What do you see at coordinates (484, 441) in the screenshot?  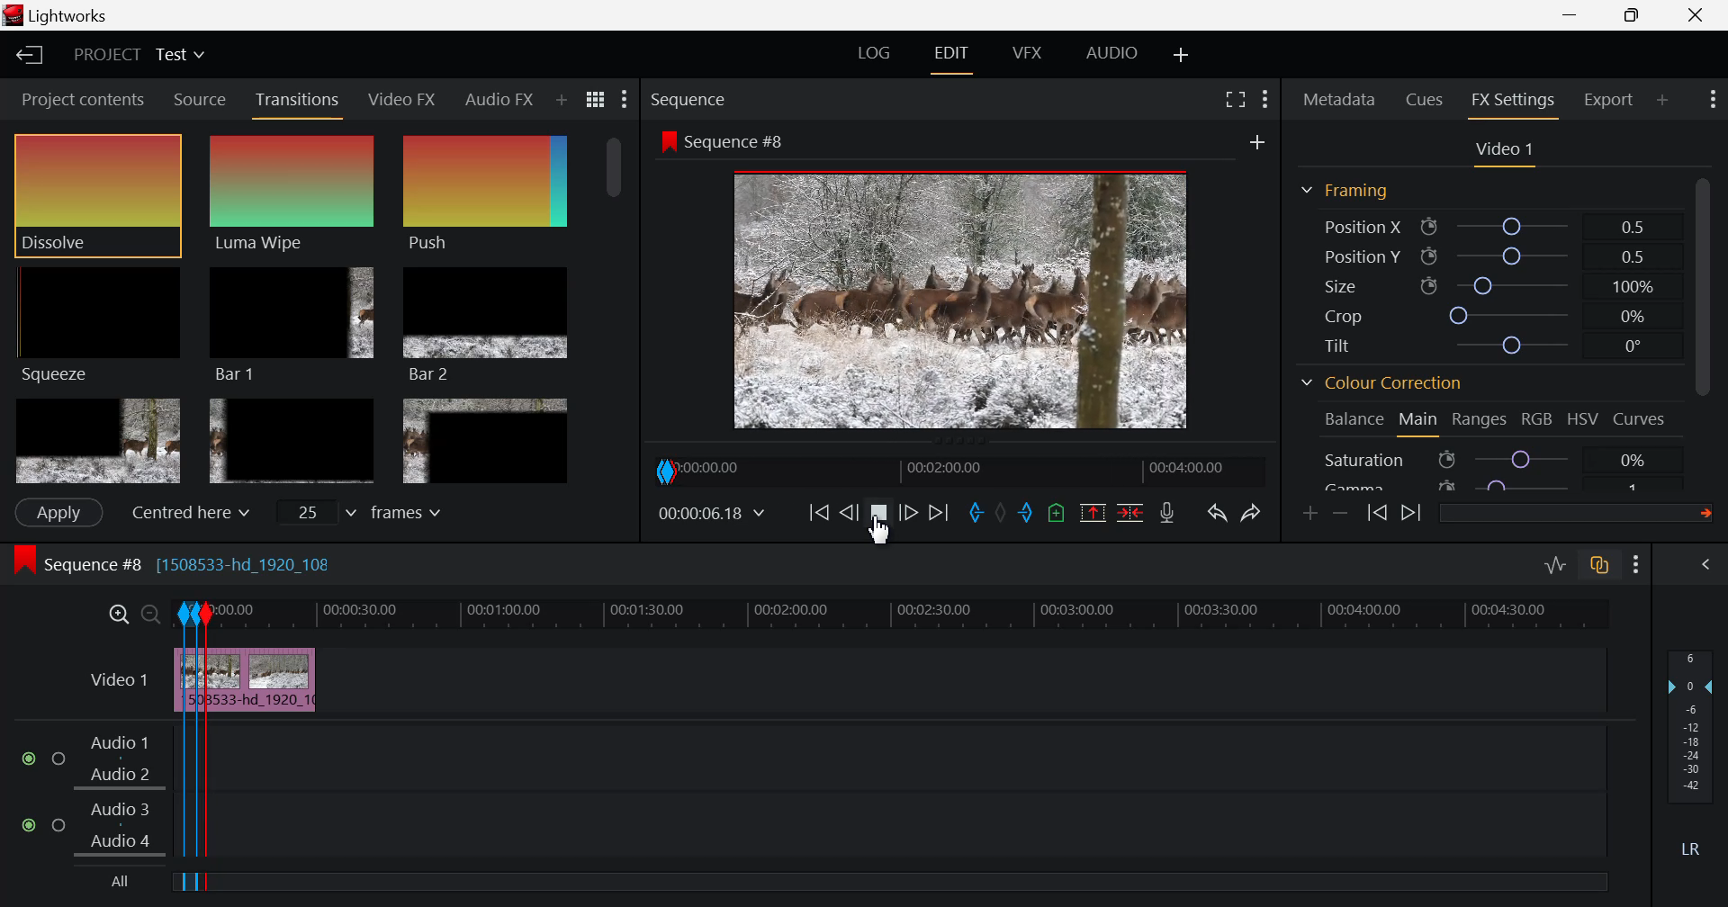 I see `Box 6` at bounding box center [484, 441].